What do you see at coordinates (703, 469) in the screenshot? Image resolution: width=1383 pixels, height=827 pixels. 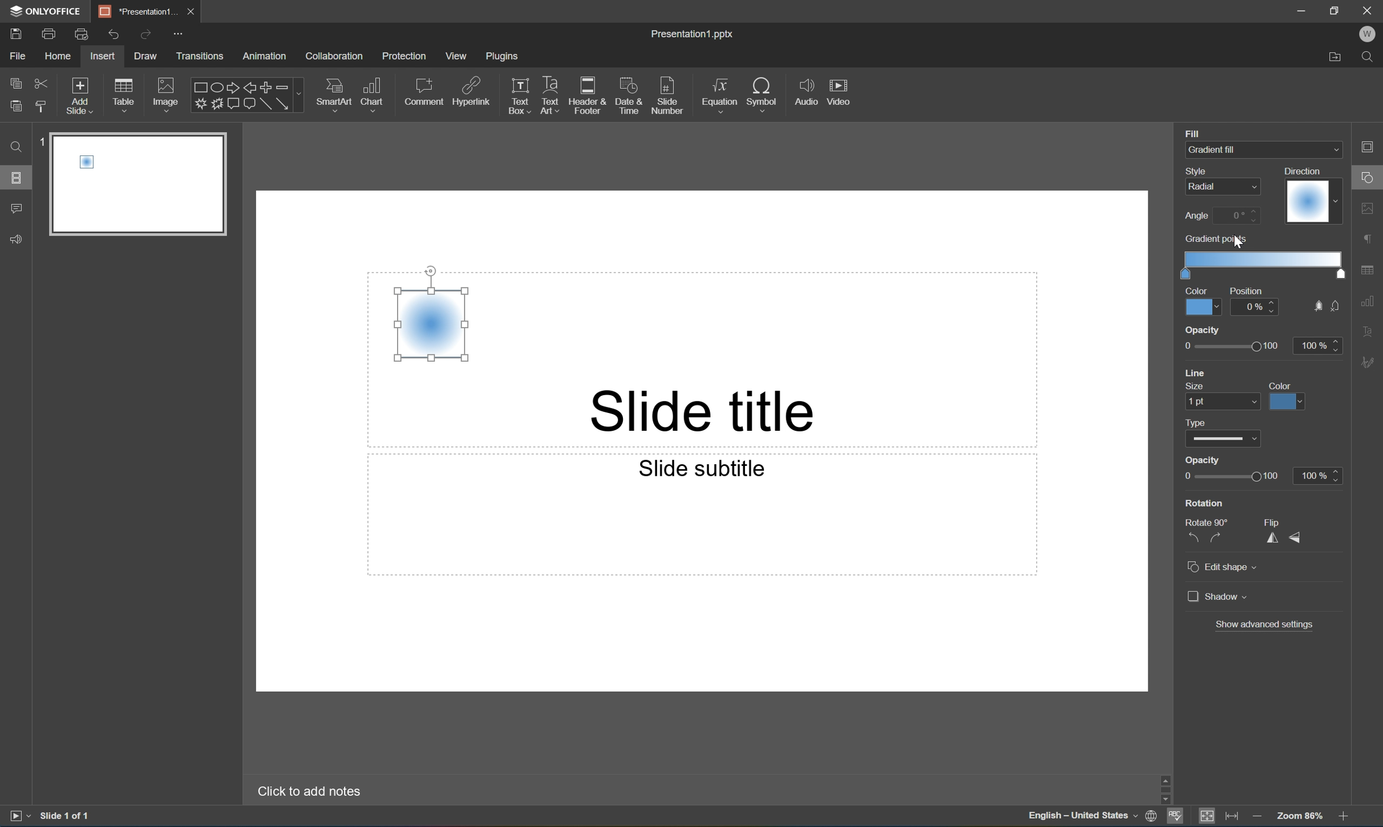 I see `Slide subtitle` at bounding box center [703, 469].